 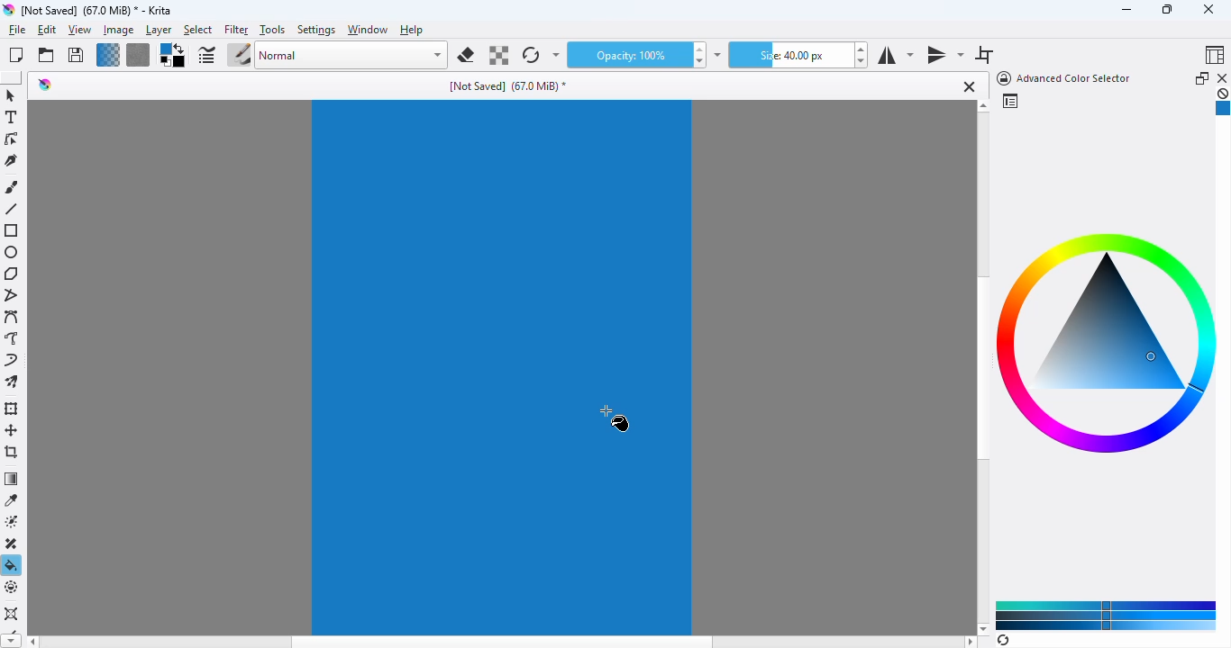 What do you see at coordinates (1009, 101) in the screenshot?
I see `color selector` at bounding box center [1009, 101].